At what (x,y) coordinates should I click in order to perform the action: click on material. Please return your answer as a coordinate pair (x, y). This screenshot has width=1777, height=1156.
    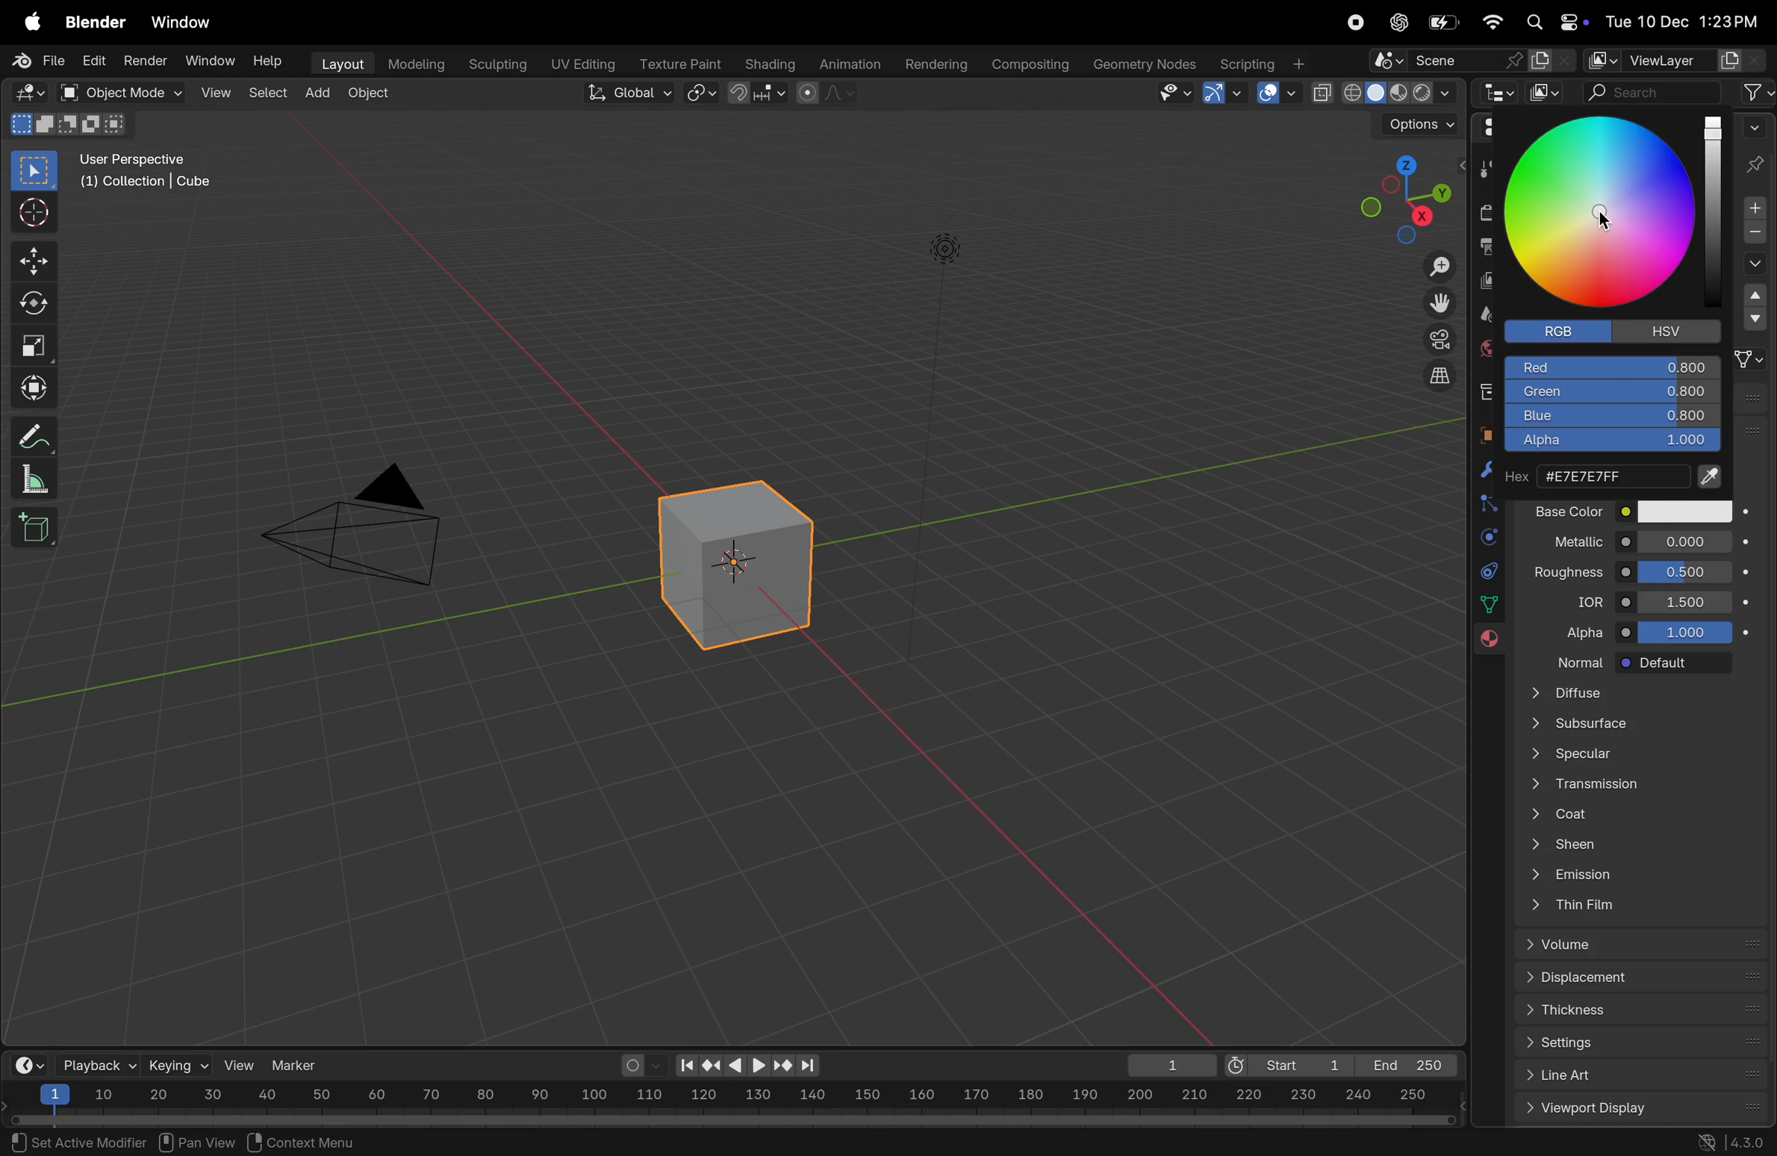
    Looking at the image, I should click on (1484, 641).